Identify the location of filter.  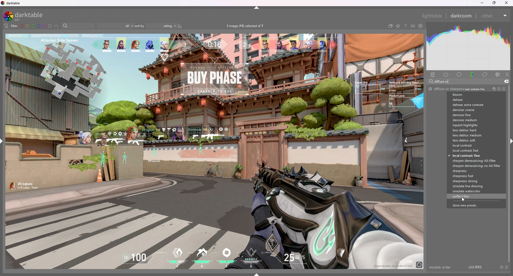
(11, 26).